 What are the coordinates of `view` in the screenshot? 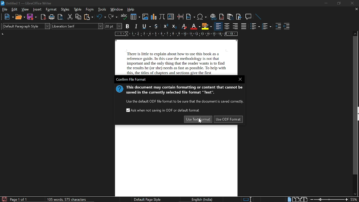 It's located at (25, 9).